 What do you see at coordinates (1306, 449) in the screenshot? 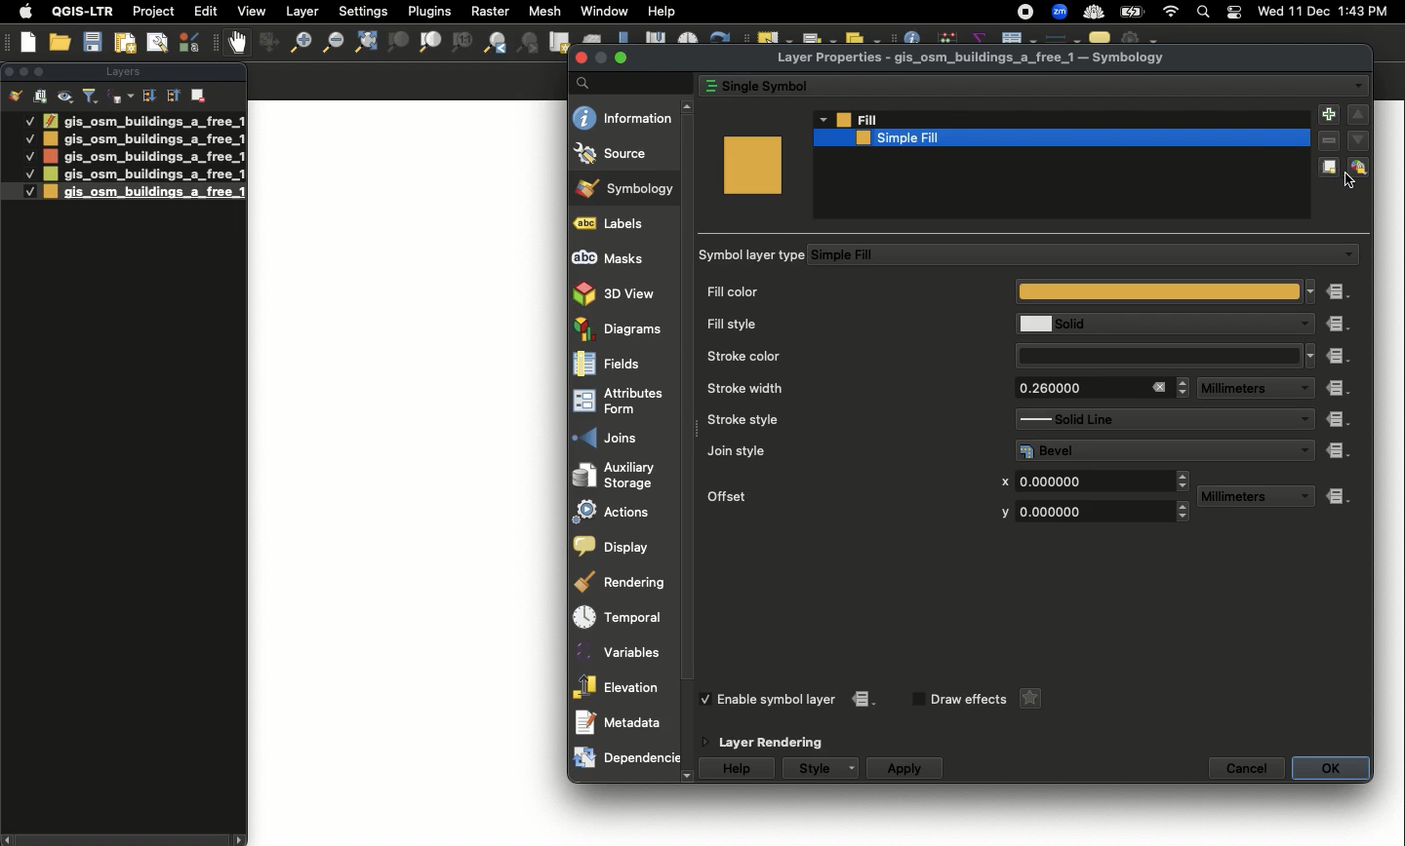
I see `Drop down` at bounding box center [1306, 449].